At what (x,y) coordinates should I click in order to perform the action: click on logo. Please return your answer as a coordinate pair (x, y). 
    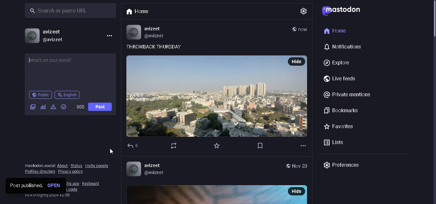
    Looking at the image, I should click on (343, 11).